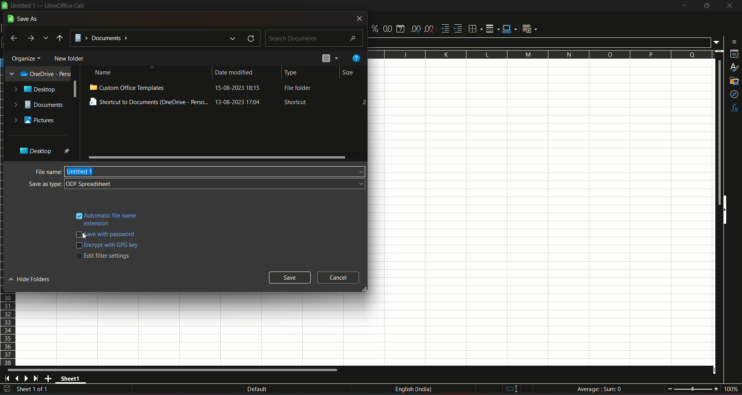 This screenshot has width=742, height=395. I want to click on checkbox, so click(78, 258).